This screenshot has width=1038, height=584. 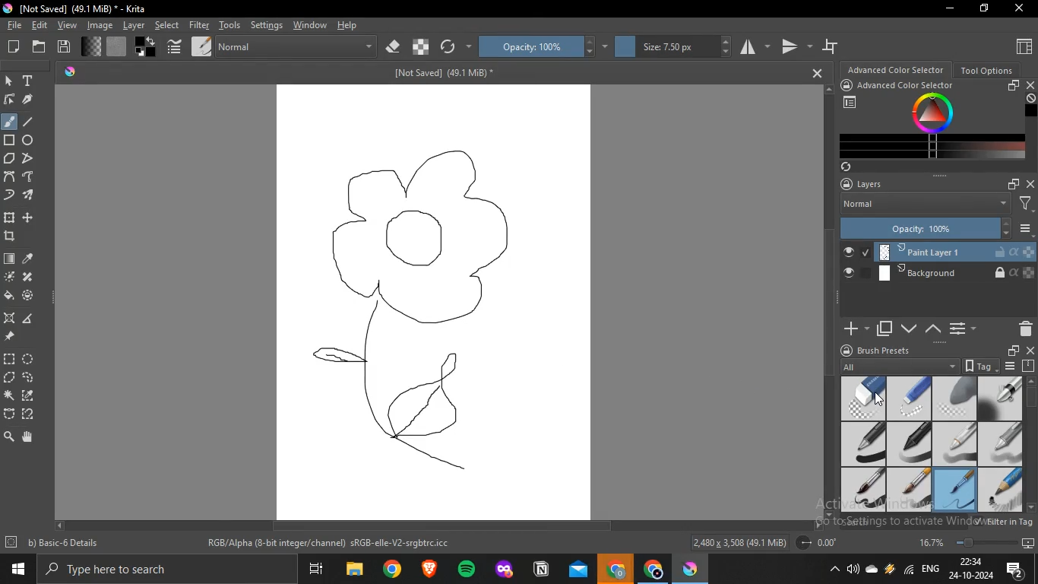 What do you see at coordinates (935, 113) in the screenshot?
I see `Colors` at bounding box center [935, 113].